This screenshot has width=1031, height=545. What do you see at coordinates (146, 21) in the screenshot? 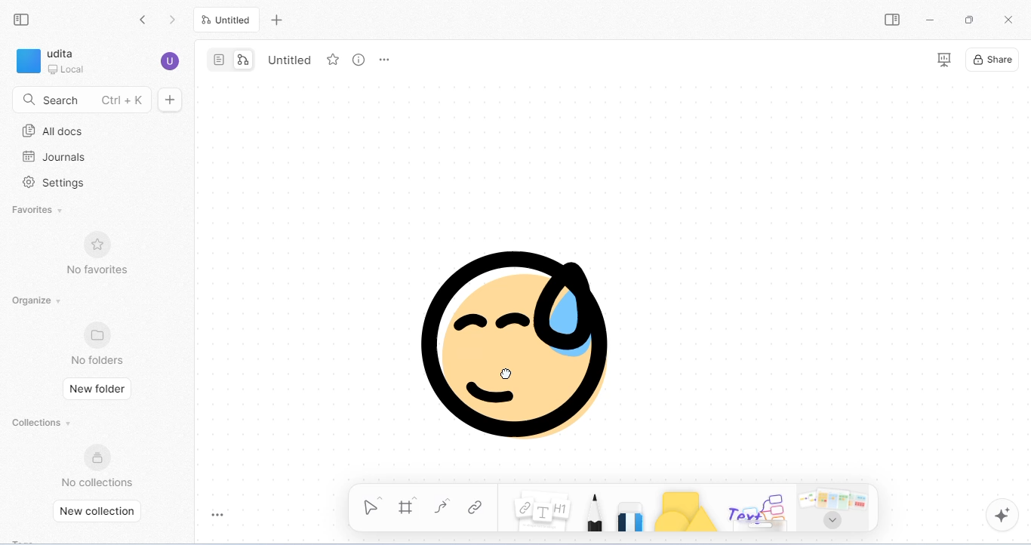
I see `go back` at bounding box center [146, 21].